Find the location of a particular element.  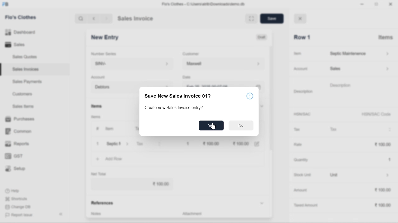

Yes is located at coordinates (211, 126).